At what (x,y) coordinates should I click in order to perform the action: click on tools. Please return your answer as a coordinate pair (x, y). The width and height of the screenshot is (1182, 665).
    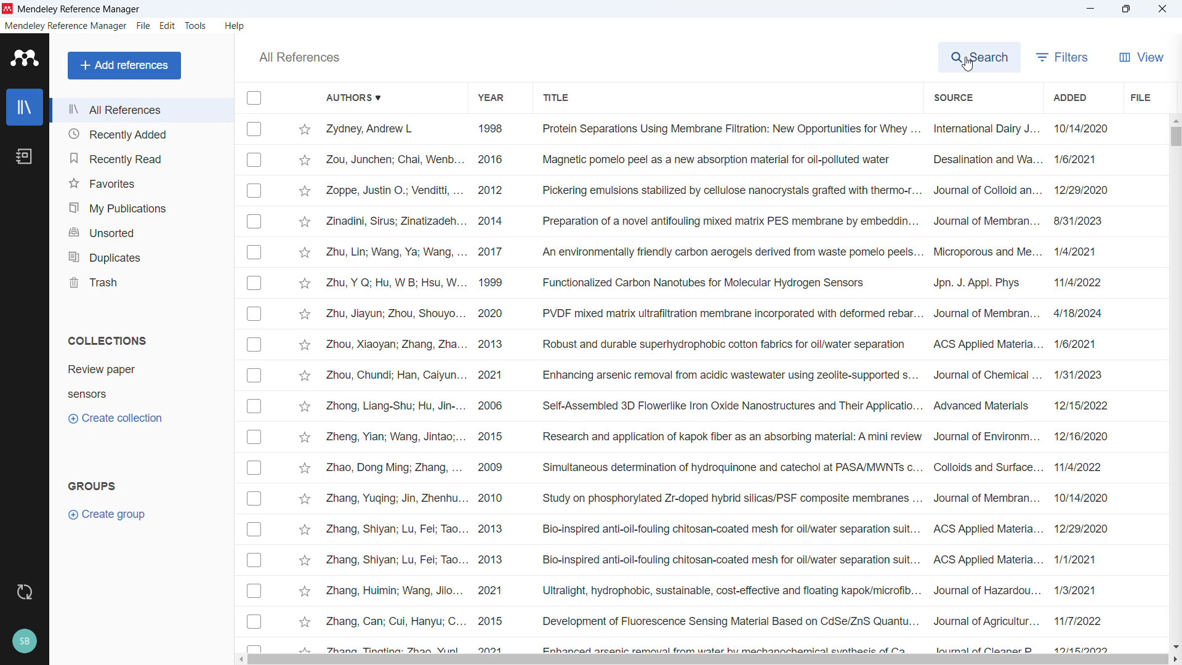
    Looking at the image, I should click on (195, 26).